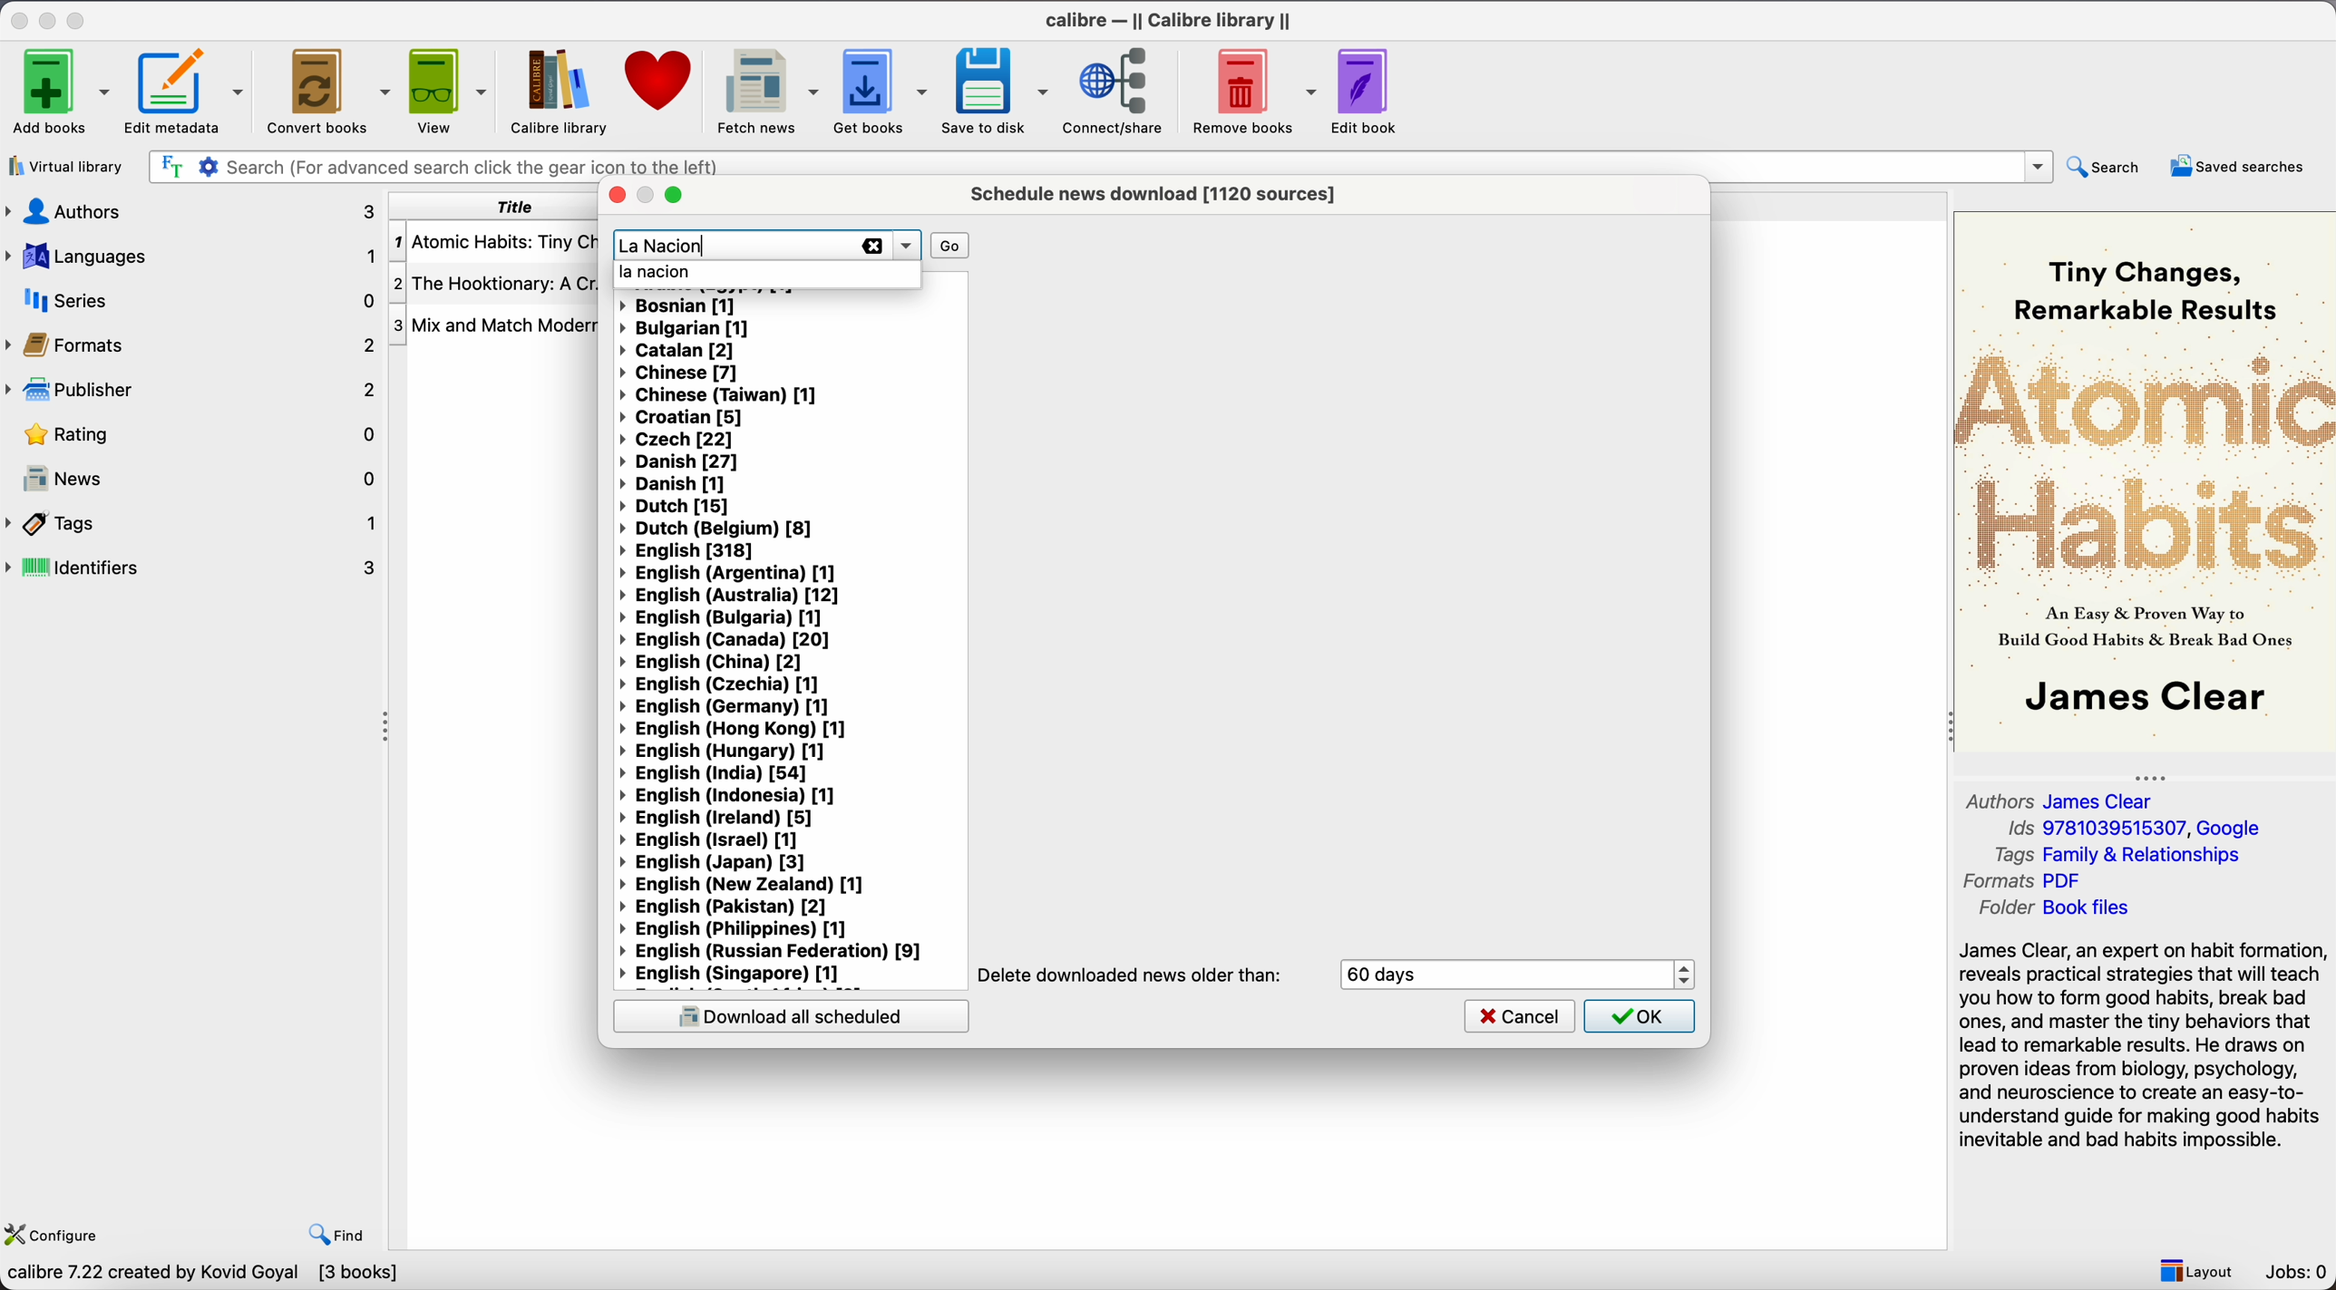 This screenshot has height=1290, width=2336. I want to click on Edit metadata, so click(187, 91).